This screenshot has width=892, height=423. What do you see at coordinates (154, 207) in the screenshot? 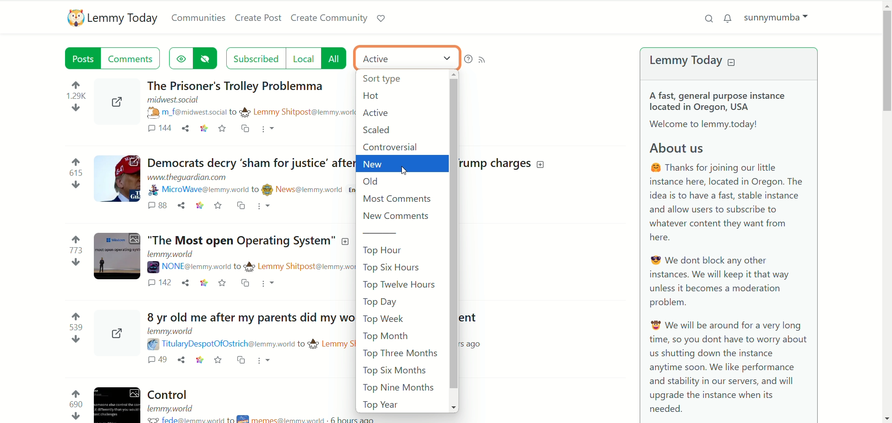
I see `comments` at bounding box center [154, 207].